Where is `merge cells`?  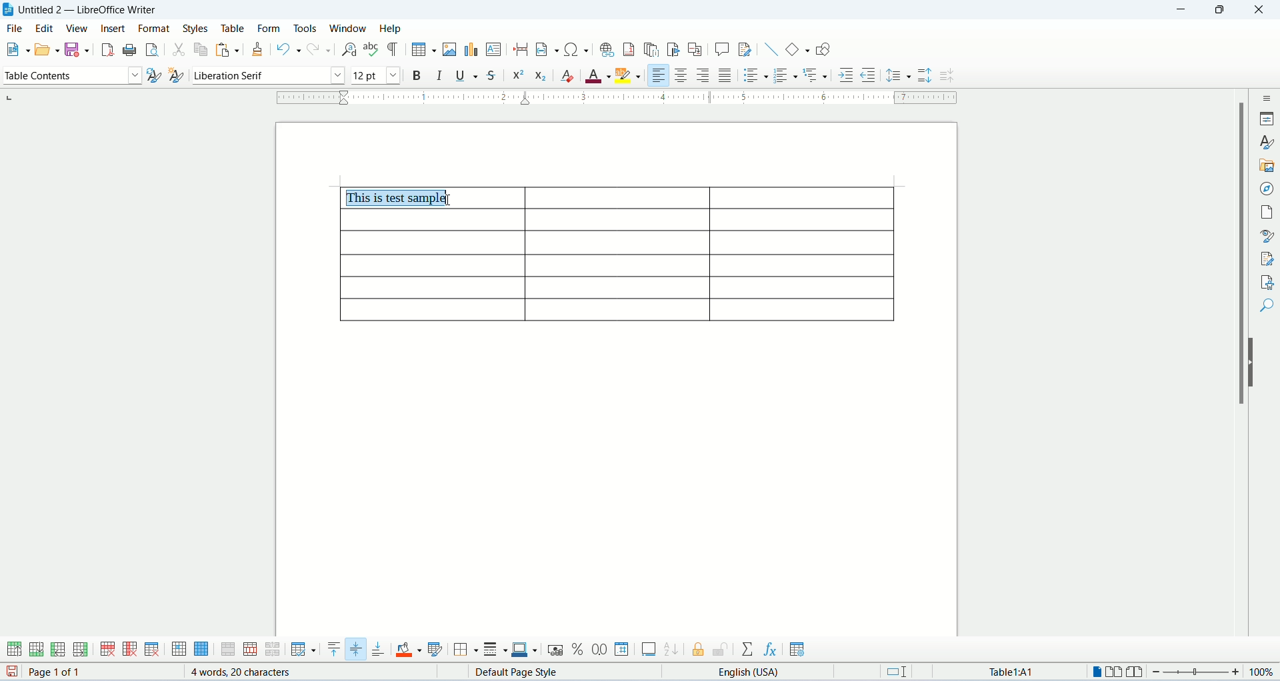
merge cells is located at coordinates (229, 650).